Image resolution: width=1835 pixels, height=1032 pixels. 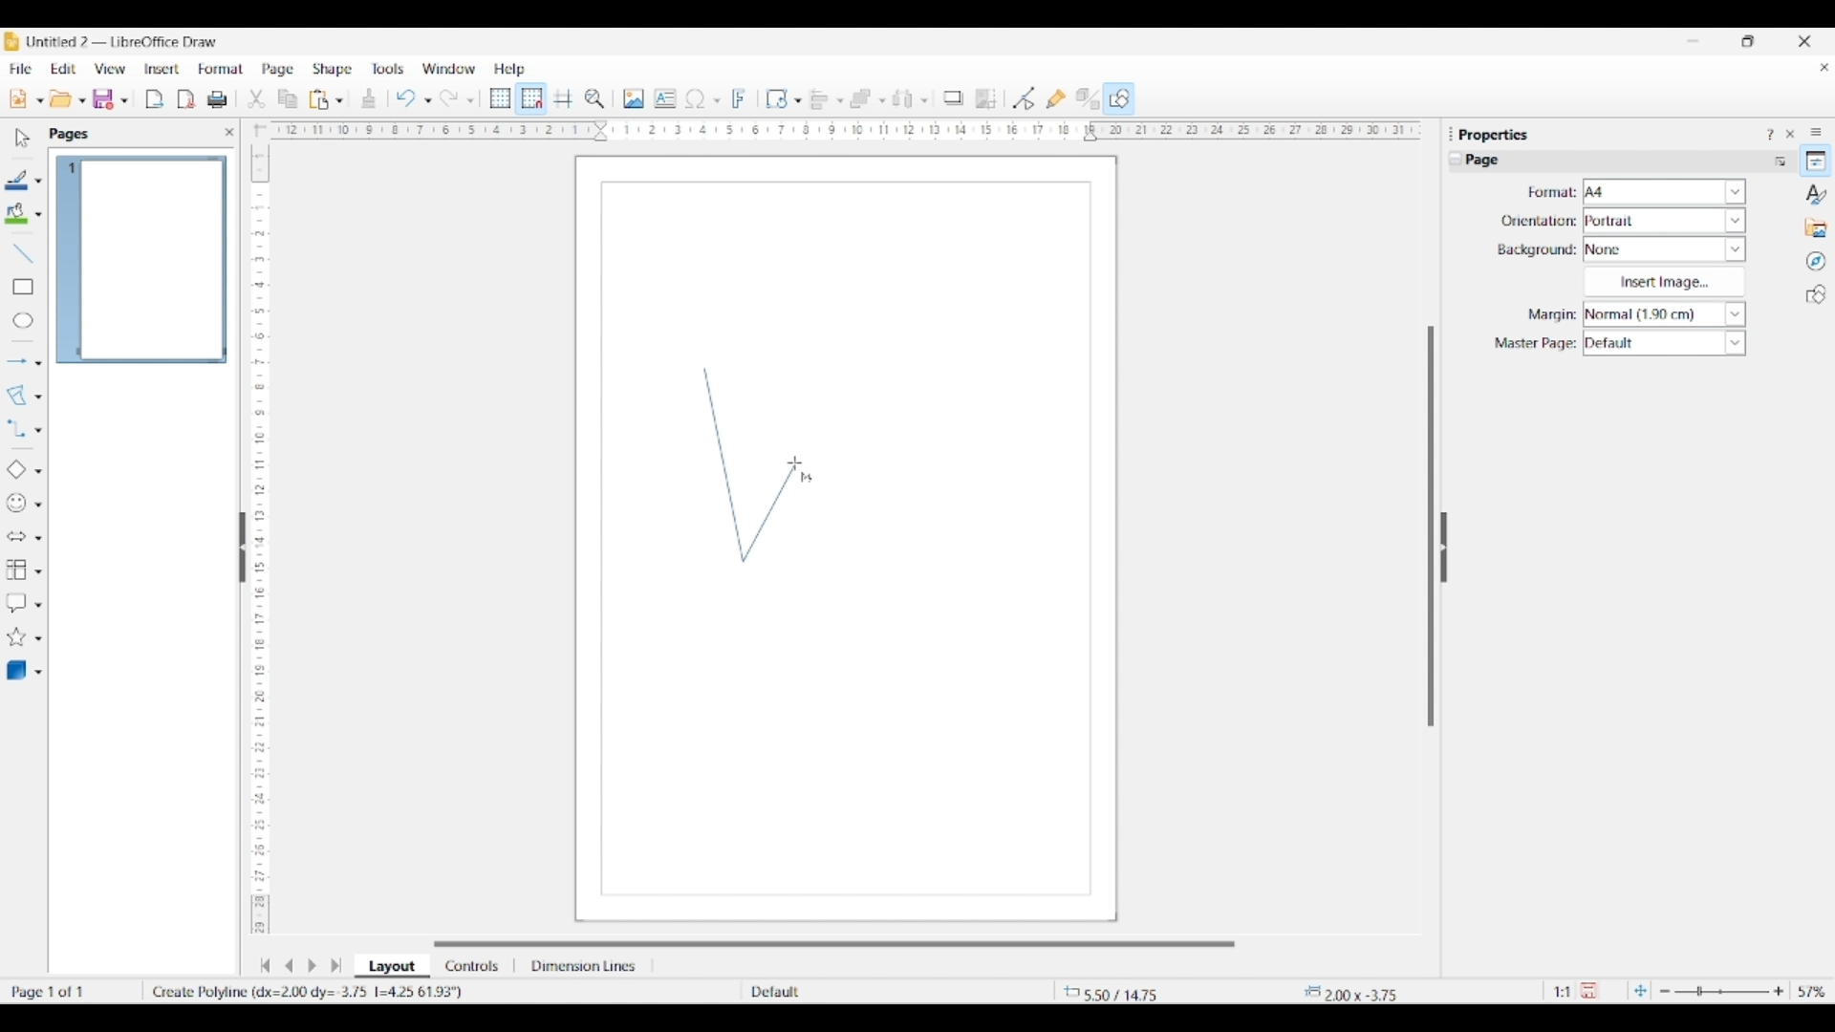 What do you see at coordinates (17, 180) in the screenshot?
I see `Selected line color` at bounding box center [17, 180].